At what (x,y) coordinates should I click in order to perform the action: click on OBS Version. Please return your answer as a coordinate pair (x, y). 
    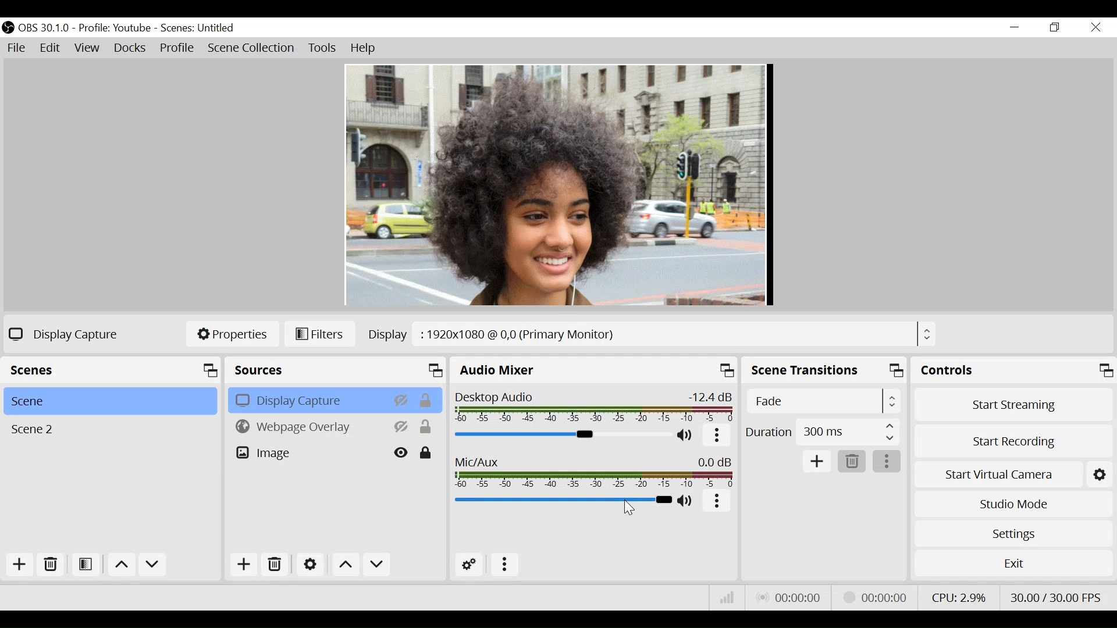
    Looking at the image, I should click on (44, 28).